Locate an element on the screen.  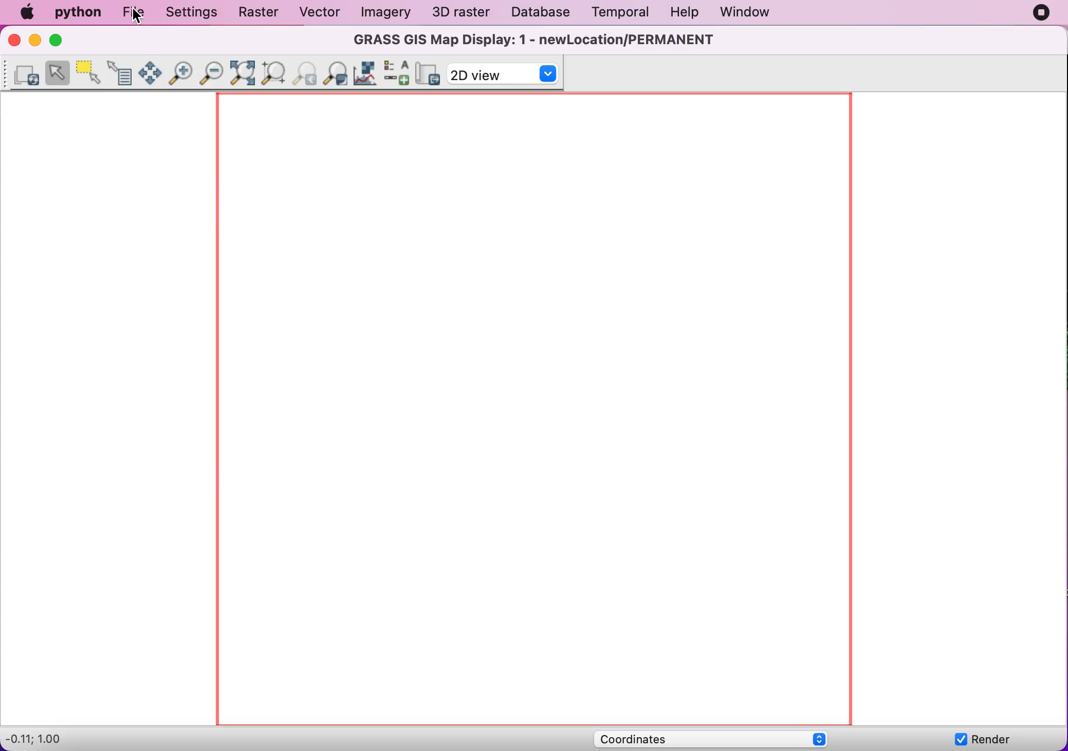
zoom to selected maps is located at coordinates (244, 73).